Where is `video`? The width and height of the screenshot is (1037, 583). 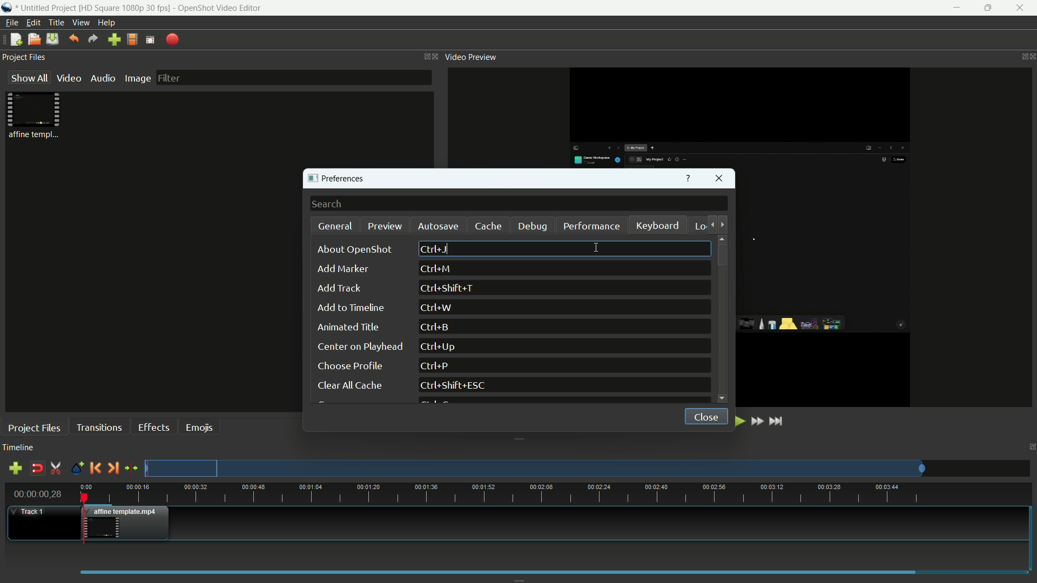
video is located at coordinates (69, 78).